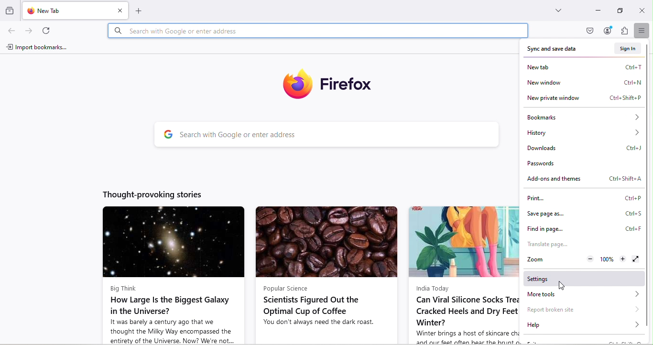 This screenshot has width=653, height=345. I want to click on Translate page, so click(555, 245).